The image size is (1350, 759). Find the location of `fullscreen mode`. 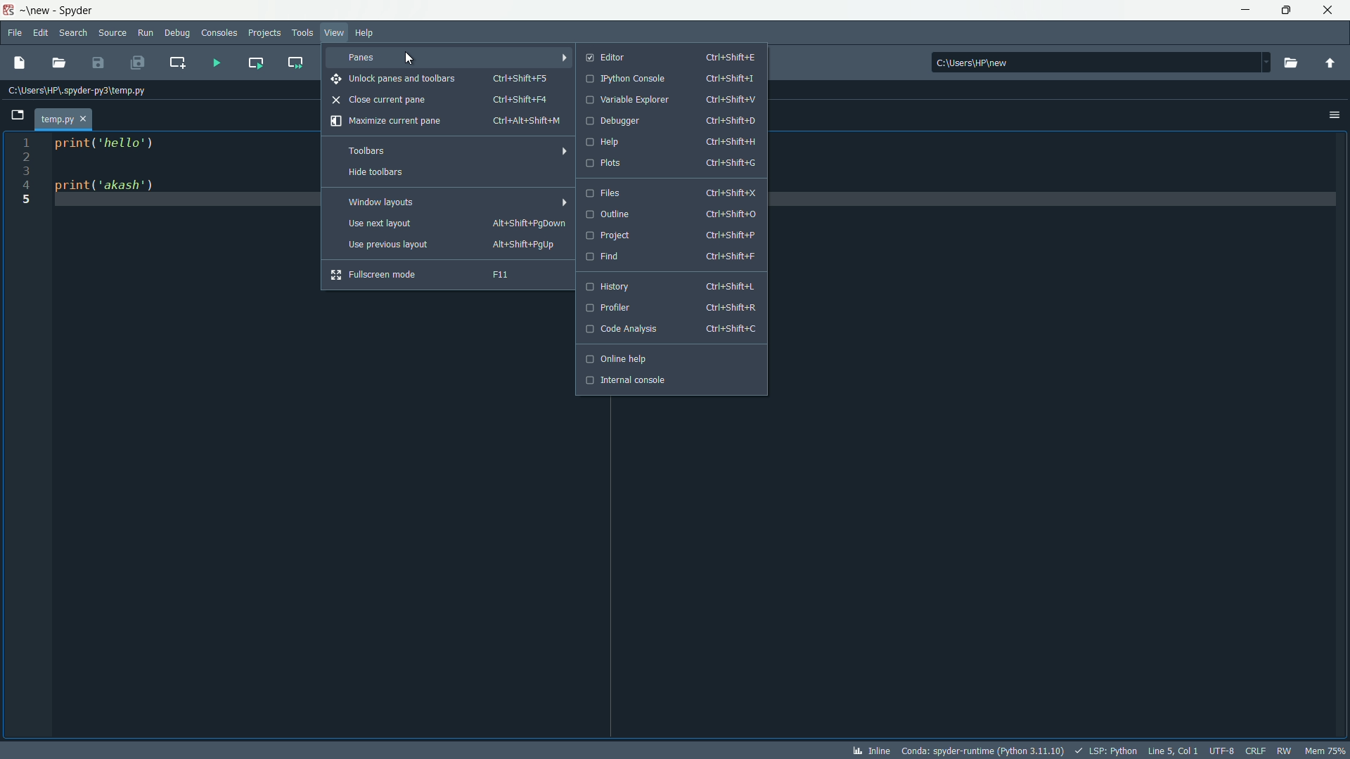

fullscreen mode is located at coordinates (439, 274).